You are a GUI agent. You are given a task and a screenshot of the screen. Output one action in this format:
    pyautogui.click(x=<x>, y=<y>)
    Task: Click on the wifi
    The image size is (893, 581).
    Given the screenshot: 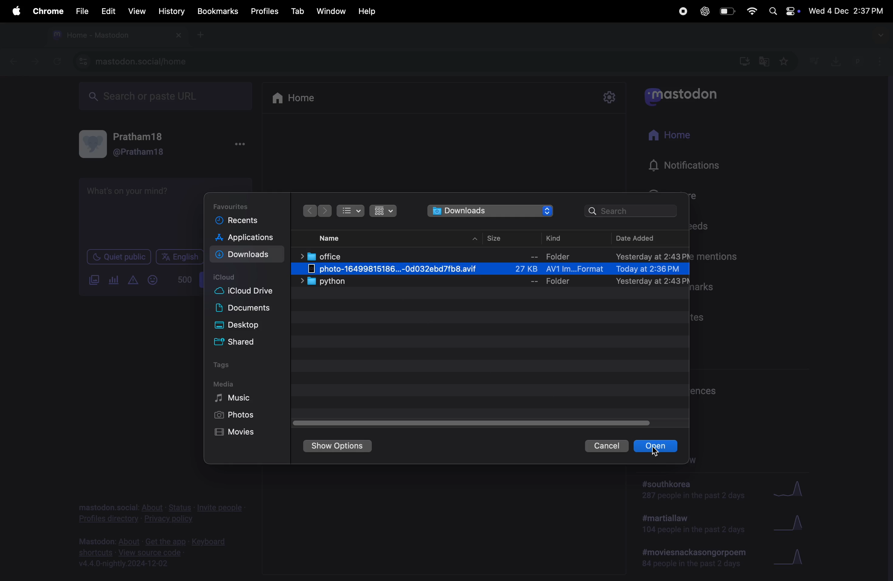 What is the action you would take?
    pyautogui.click(x=750, y=11)
    